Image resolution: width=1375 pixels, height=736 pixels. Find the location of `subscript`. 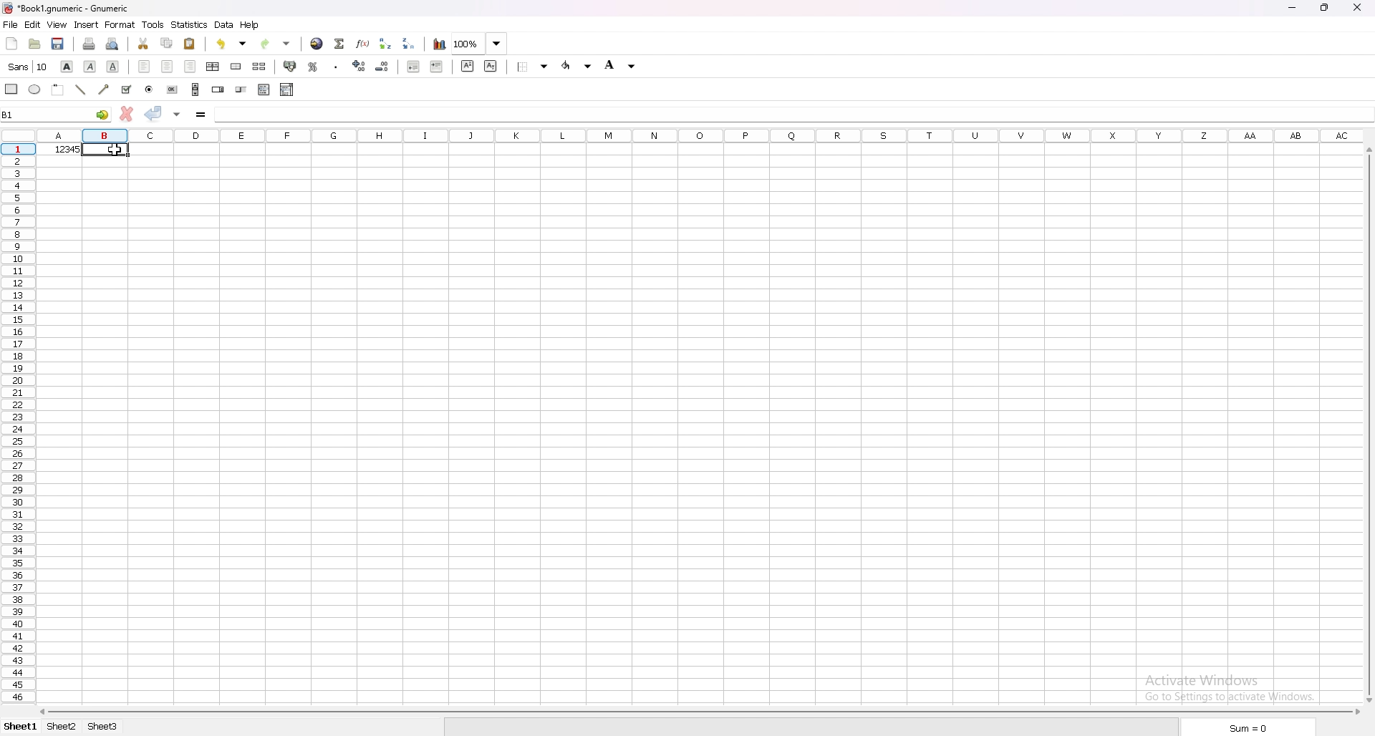

subscript is located at coordinates (491, 66).